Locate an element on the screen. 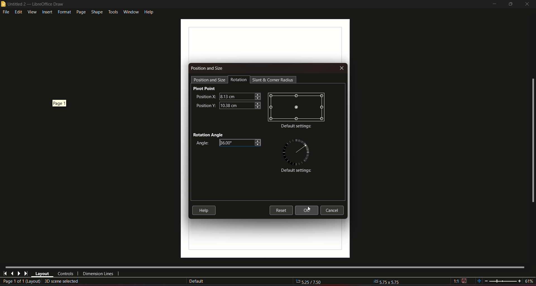 The height and width of the screenshot is (286, 536). last page is located at coordinates (12, 273).